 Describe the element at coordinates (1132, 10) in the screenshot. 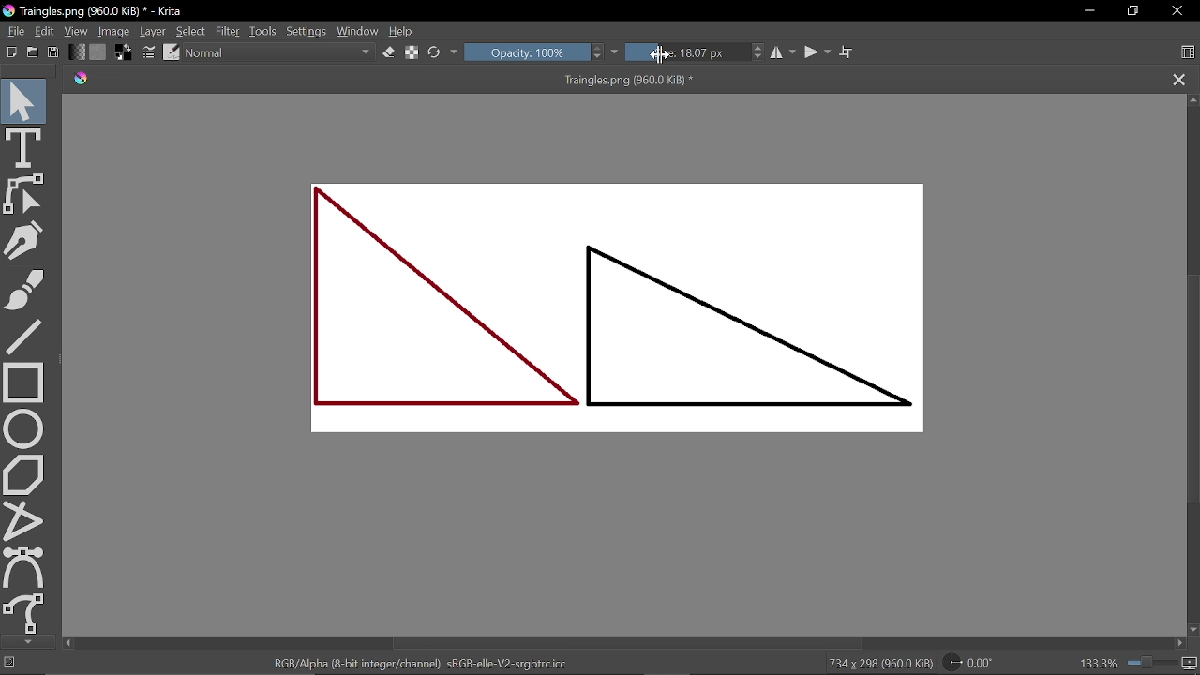

I see `Restore down` at that location.